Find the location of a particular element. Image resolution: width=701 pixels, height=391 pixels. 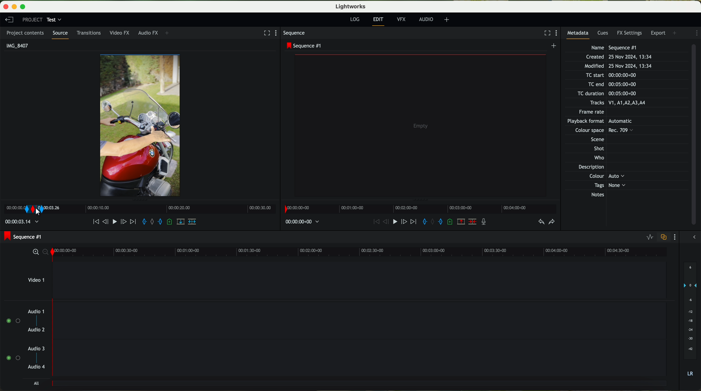

audio 2 is located at coordinates (37, 330).